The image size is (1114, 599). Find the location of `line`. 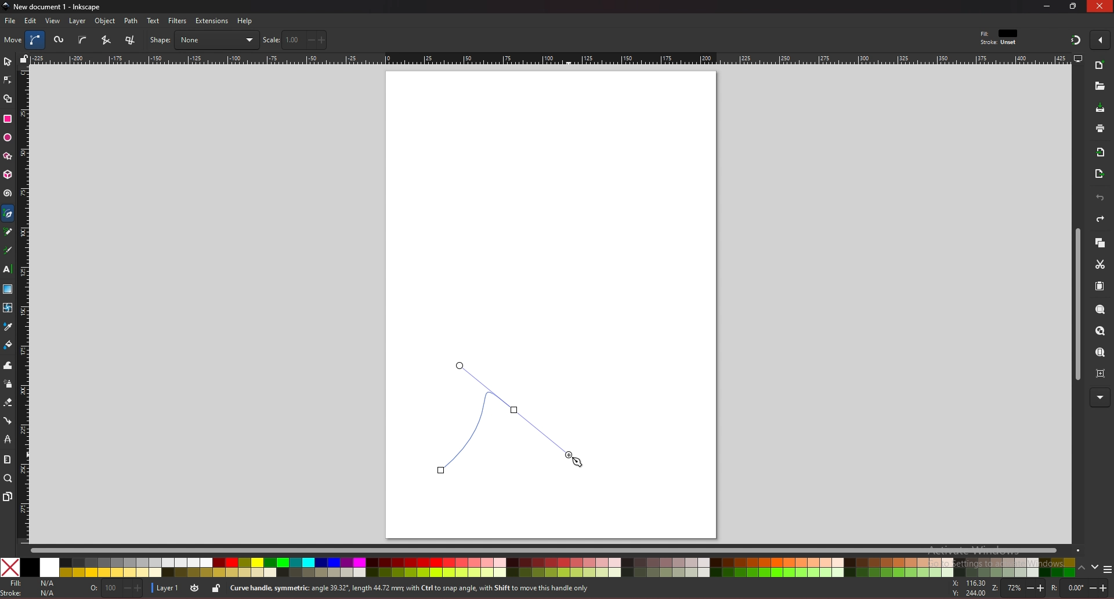

line is located at coordinates (504, 417).